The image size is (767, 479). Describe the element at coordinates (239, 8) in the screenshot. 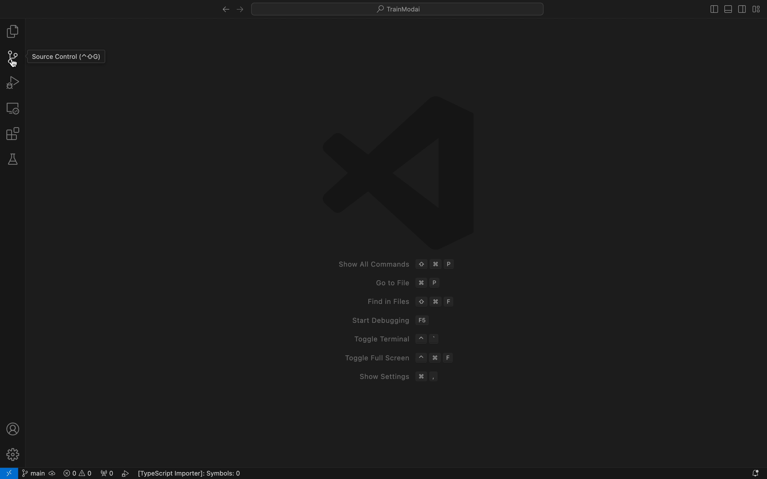

I see `left arrow` at that location.